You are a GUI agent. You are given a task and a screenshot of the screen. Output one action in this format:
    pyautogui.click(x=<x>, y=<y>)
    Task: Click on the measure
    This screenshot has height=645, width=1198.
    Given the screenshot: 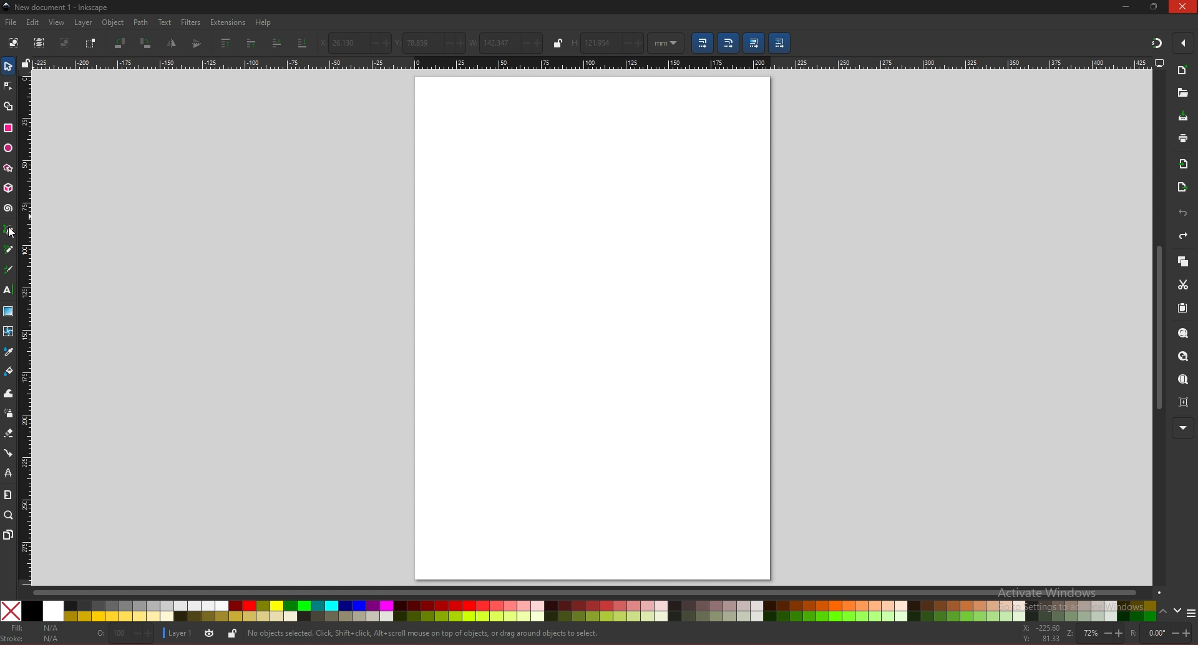 What is the action you would take?
    pyautogui.click(x=7, y=495)
    